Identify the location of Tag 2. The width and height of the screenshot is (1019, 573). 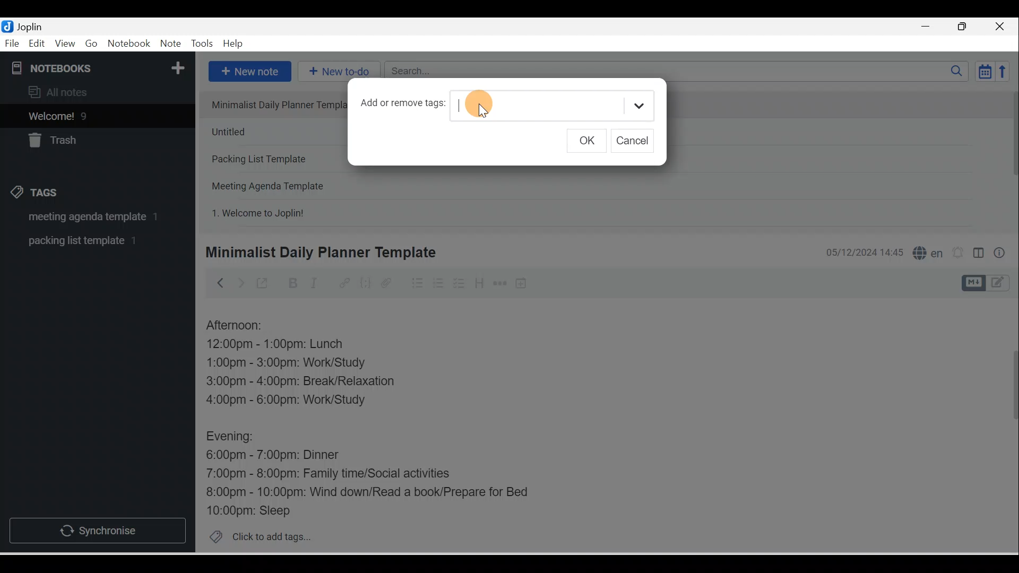
(90, 241).